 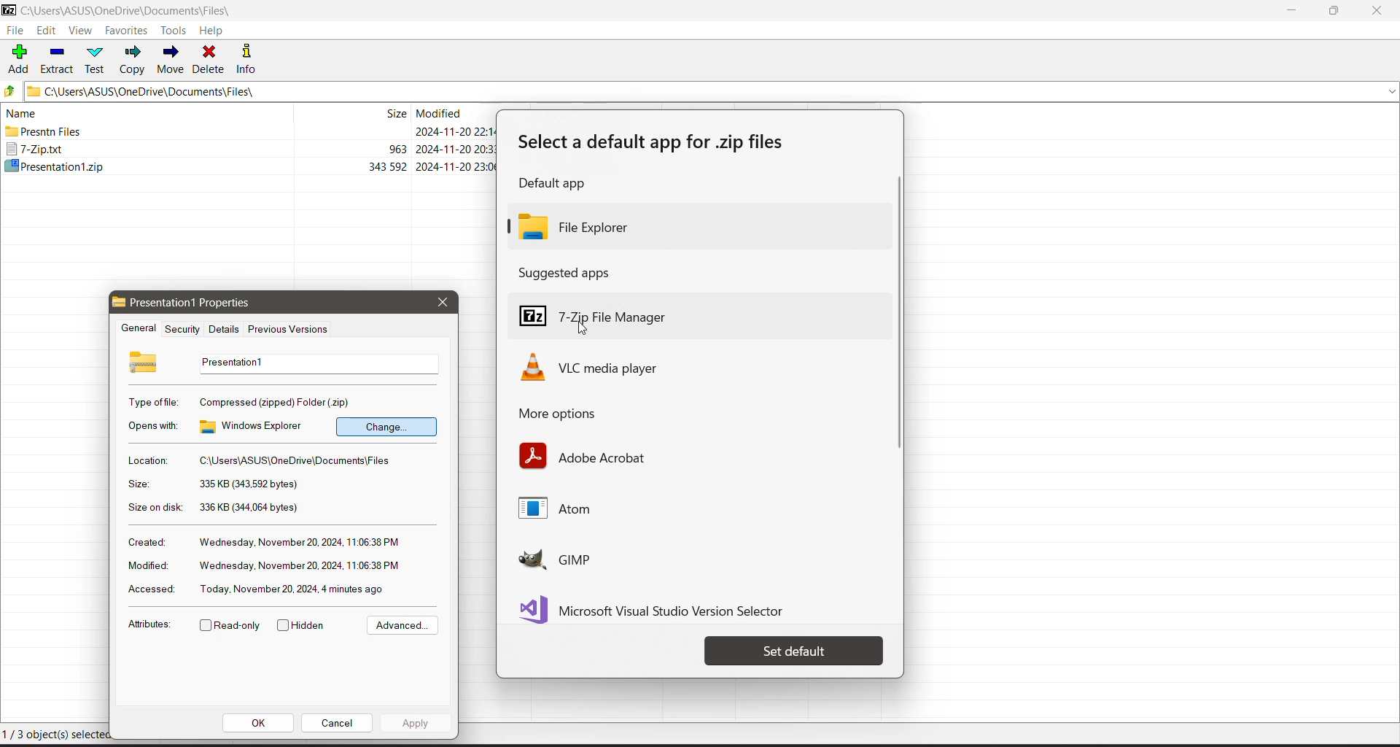 What do you see at coordinates (145, 541) in the screenshot?
I see `Created` at bounding box center [145, 541].